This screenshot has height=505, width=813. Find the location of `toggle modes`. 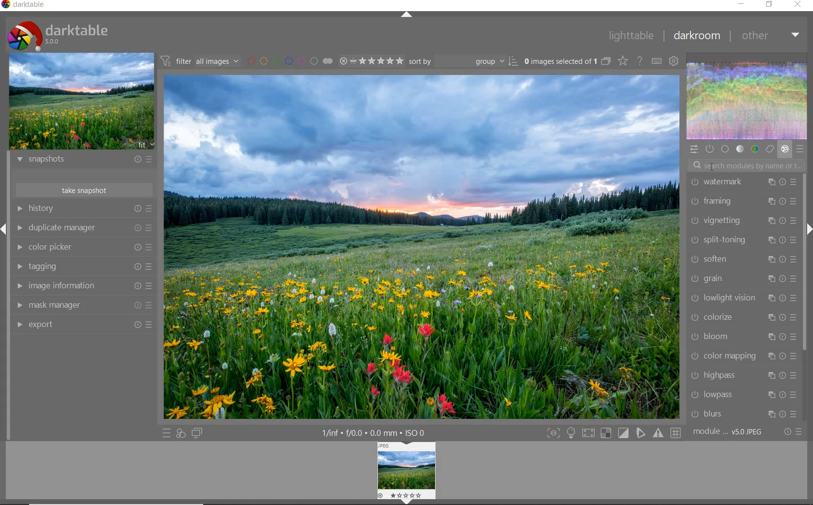

toggle modes is located at coordinates (614, 433).